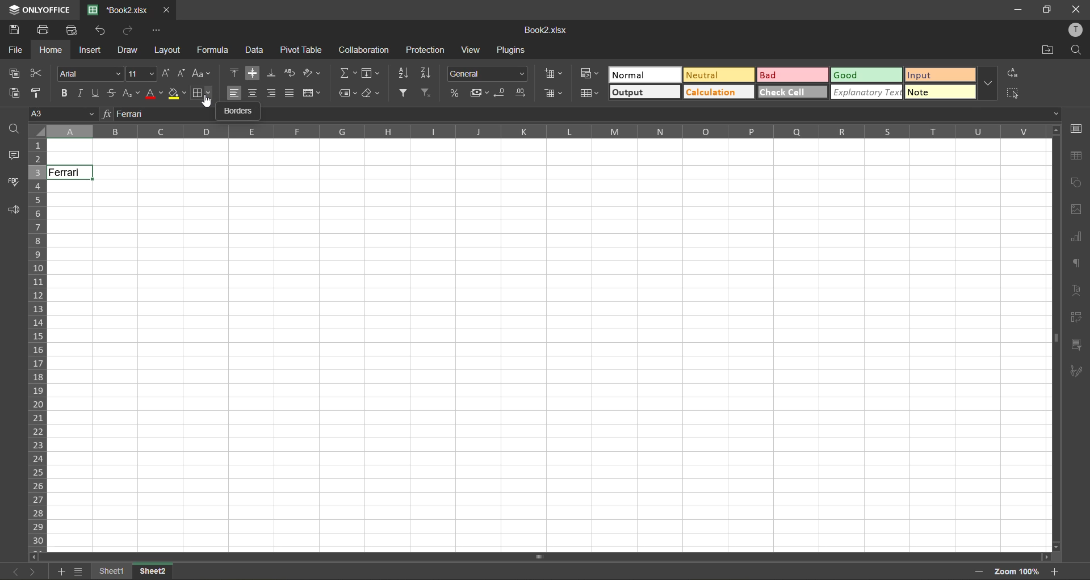 The image size is (1090, 580). I want to click on sheet list, so click(78, 571).